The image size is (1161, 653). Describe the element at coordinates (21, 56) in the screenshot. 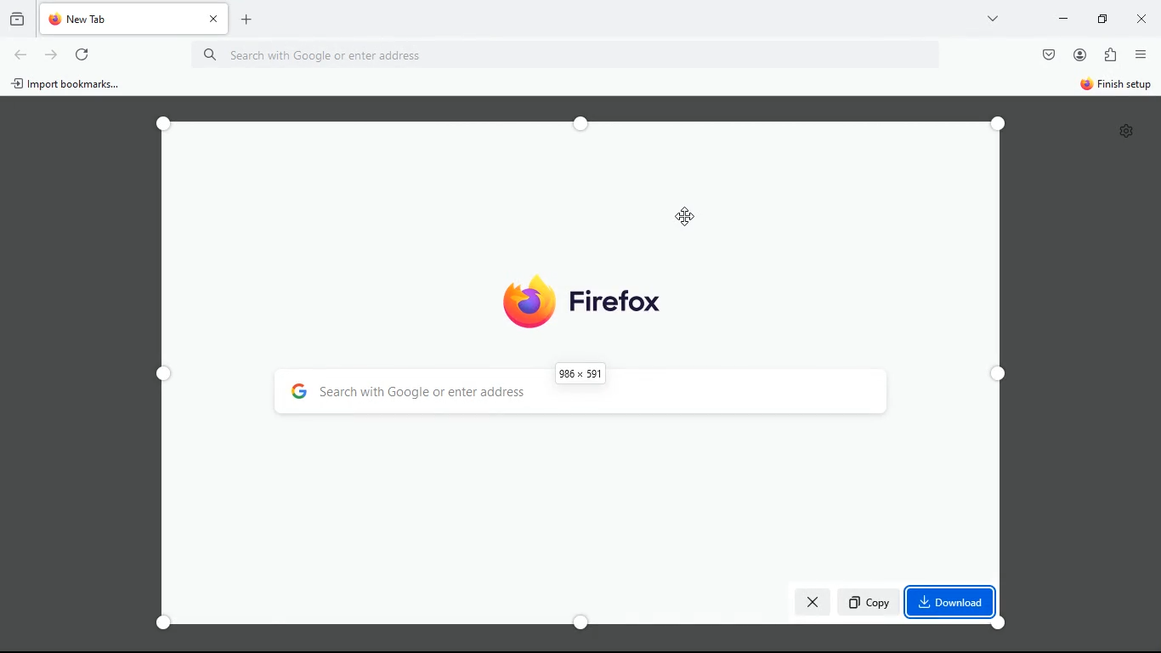

I see `back` at that location.